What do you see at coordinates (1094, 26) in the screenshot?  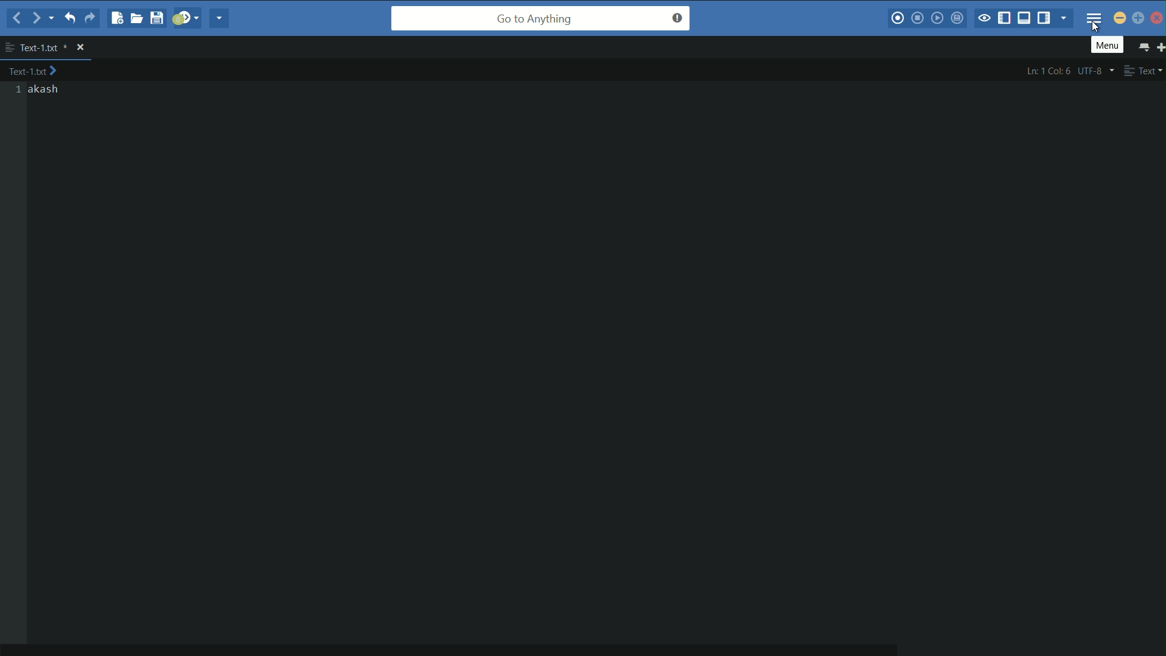 I see `cursor` at bounding box center [1094, 26].